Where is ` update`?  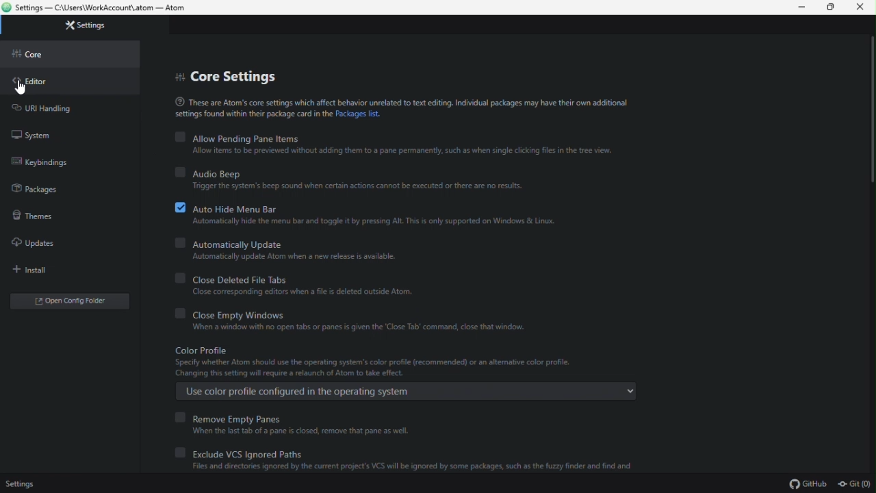
 update is located at coordinates (41, 243).